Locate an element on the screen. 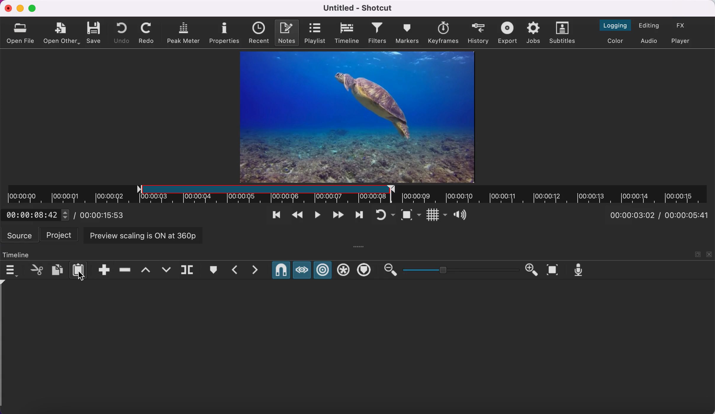 The height and width of the screenshot is (414, 715). ripple markers is located at coordinates (364, 270).